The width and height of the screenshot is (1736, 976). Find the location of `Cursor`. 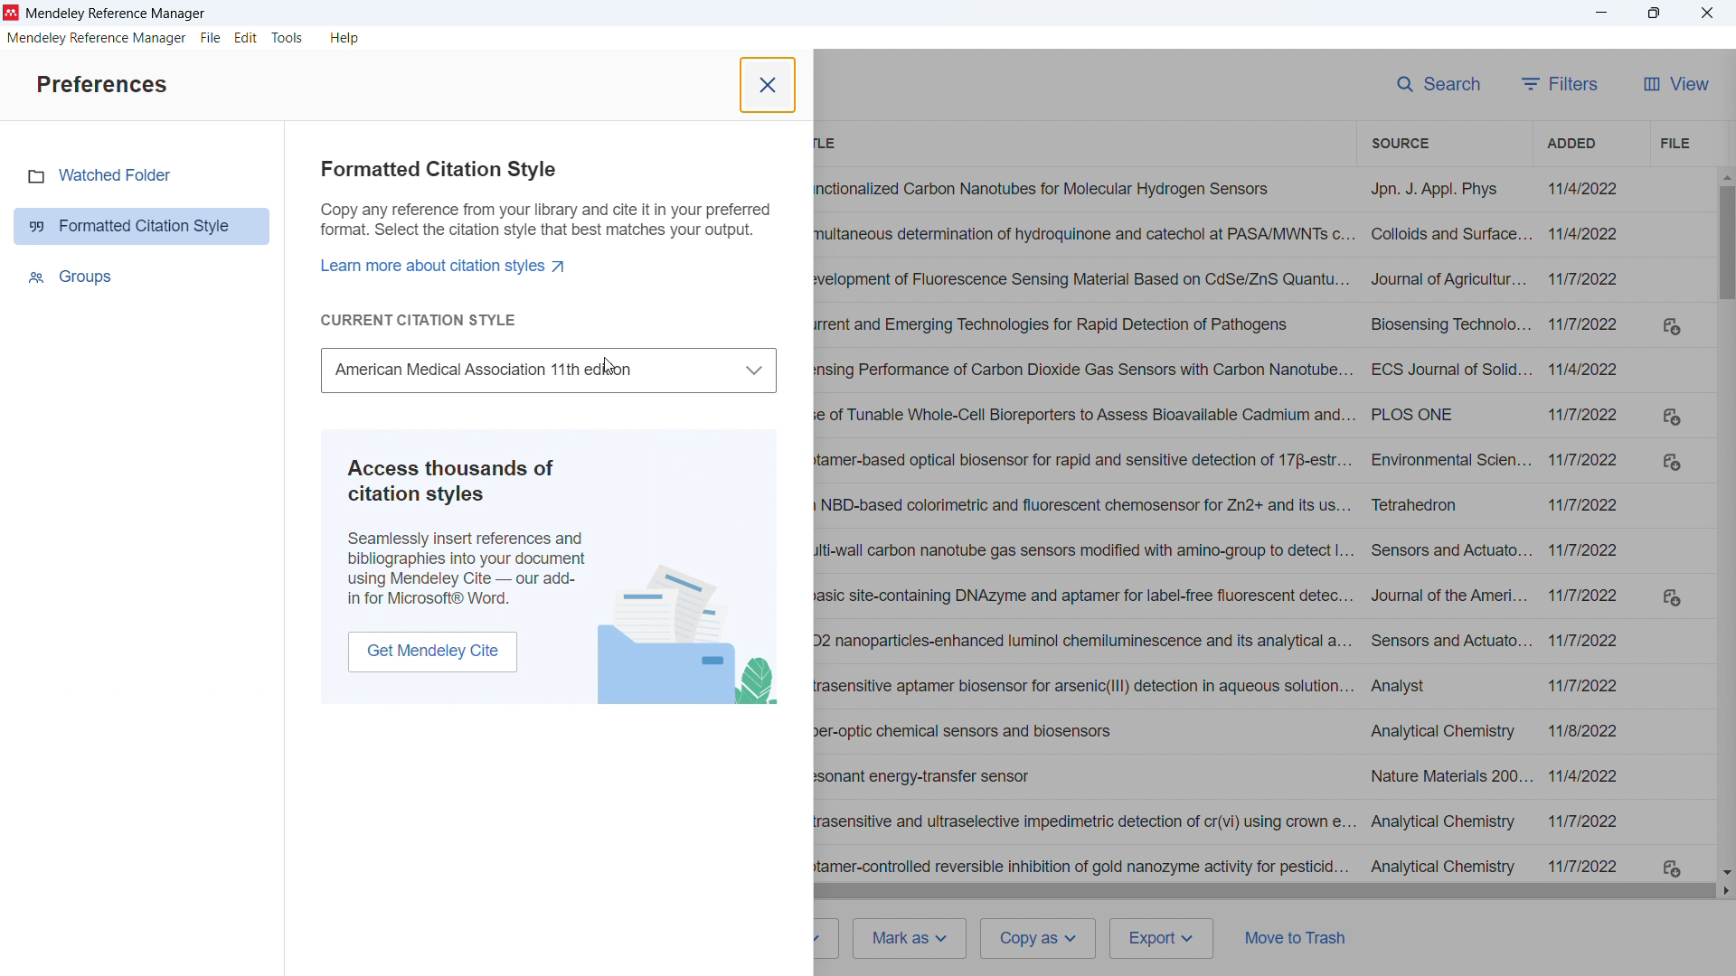

Cursor is located at coordinates (609, 366).